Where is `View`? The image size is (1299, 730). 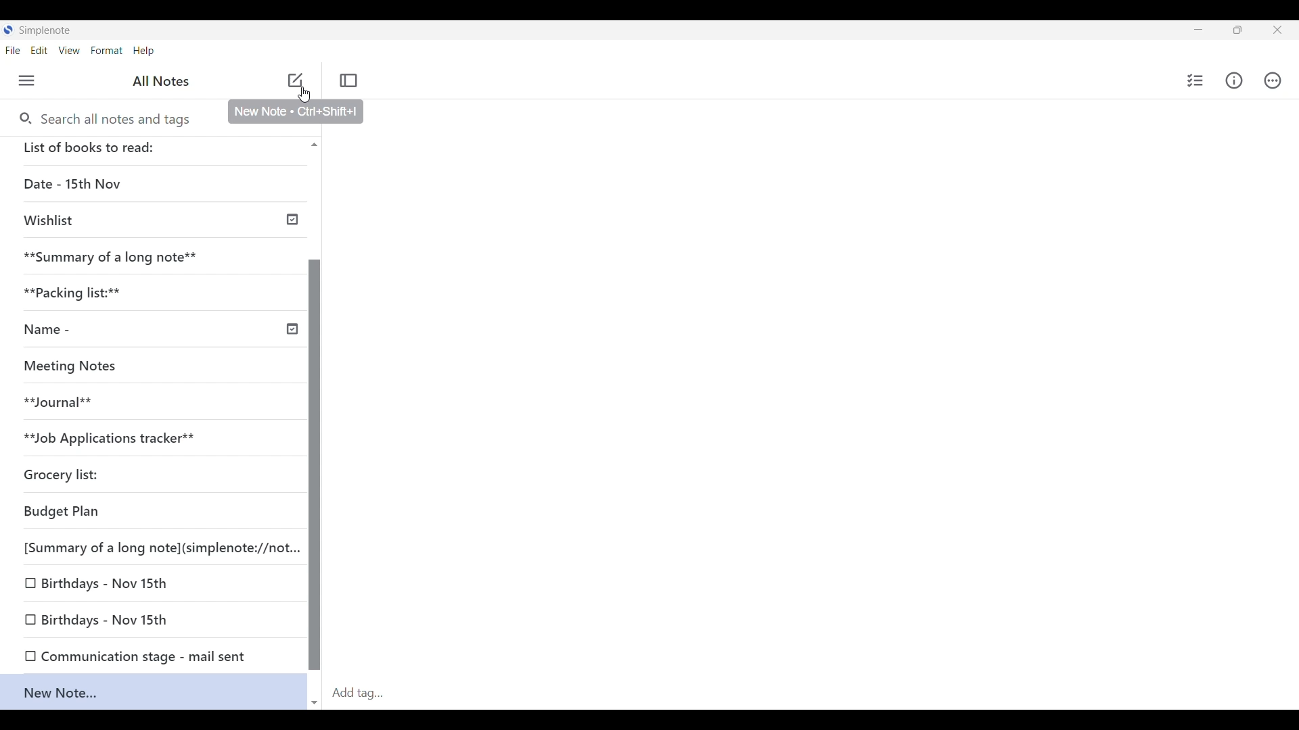
View is located at coordinates (71, 51).